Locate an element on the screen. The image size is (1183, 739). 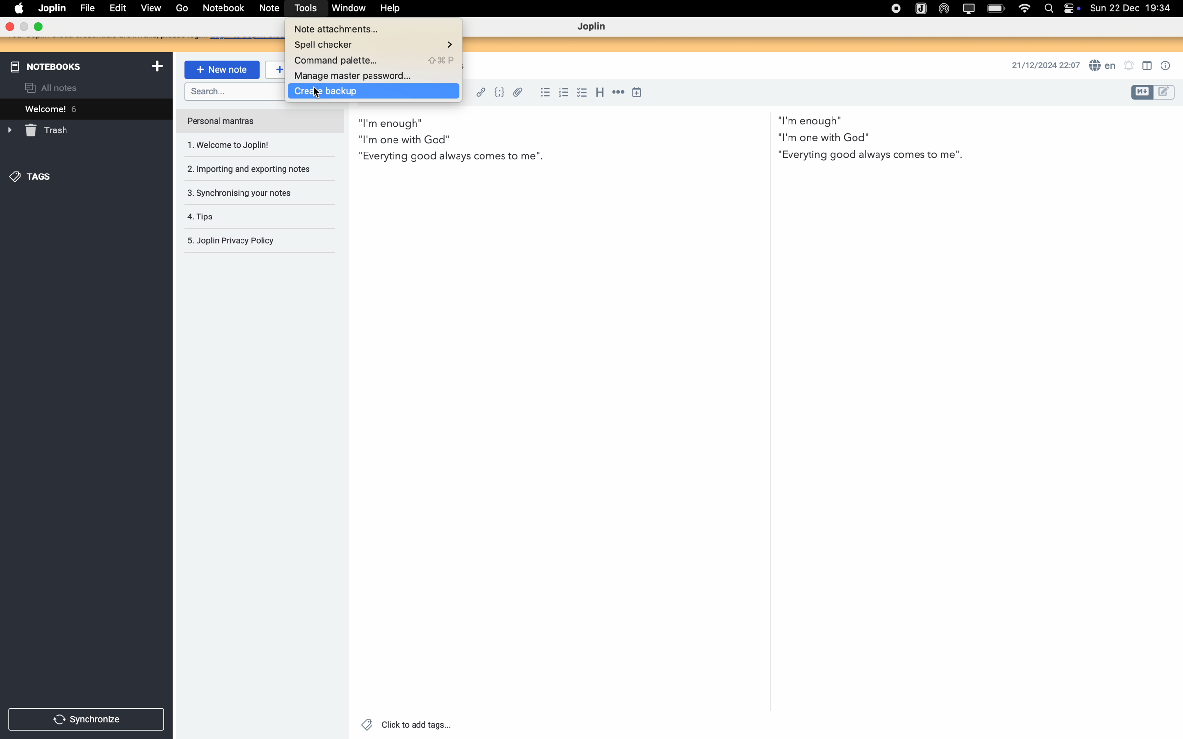
view is located at coordinates (152, 8).